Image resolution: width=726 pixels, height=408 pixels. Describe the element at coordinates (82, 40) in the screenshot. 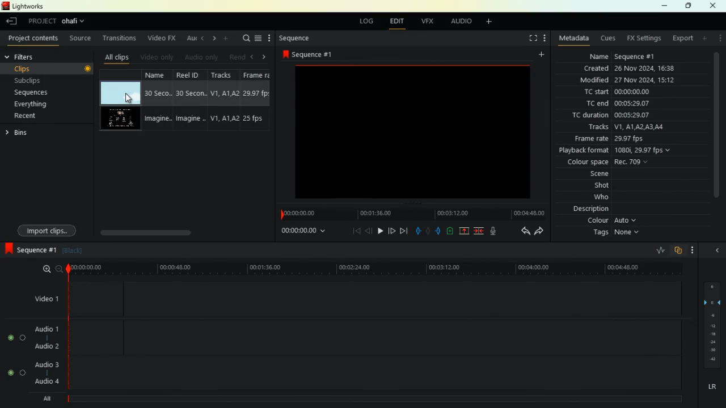

I see `source` at that location.